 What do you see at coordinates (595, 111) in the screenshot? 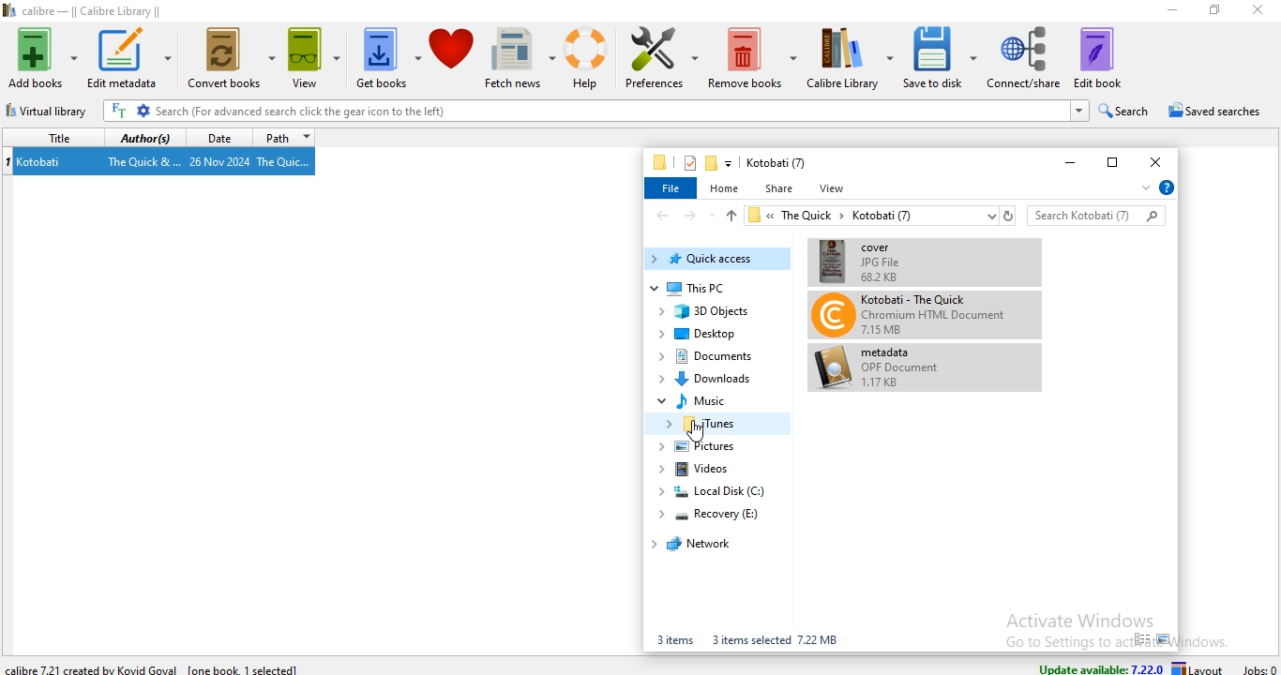
I see `Search (For advanced search click the gear icon to the left)` at bounding box center [595, 111].